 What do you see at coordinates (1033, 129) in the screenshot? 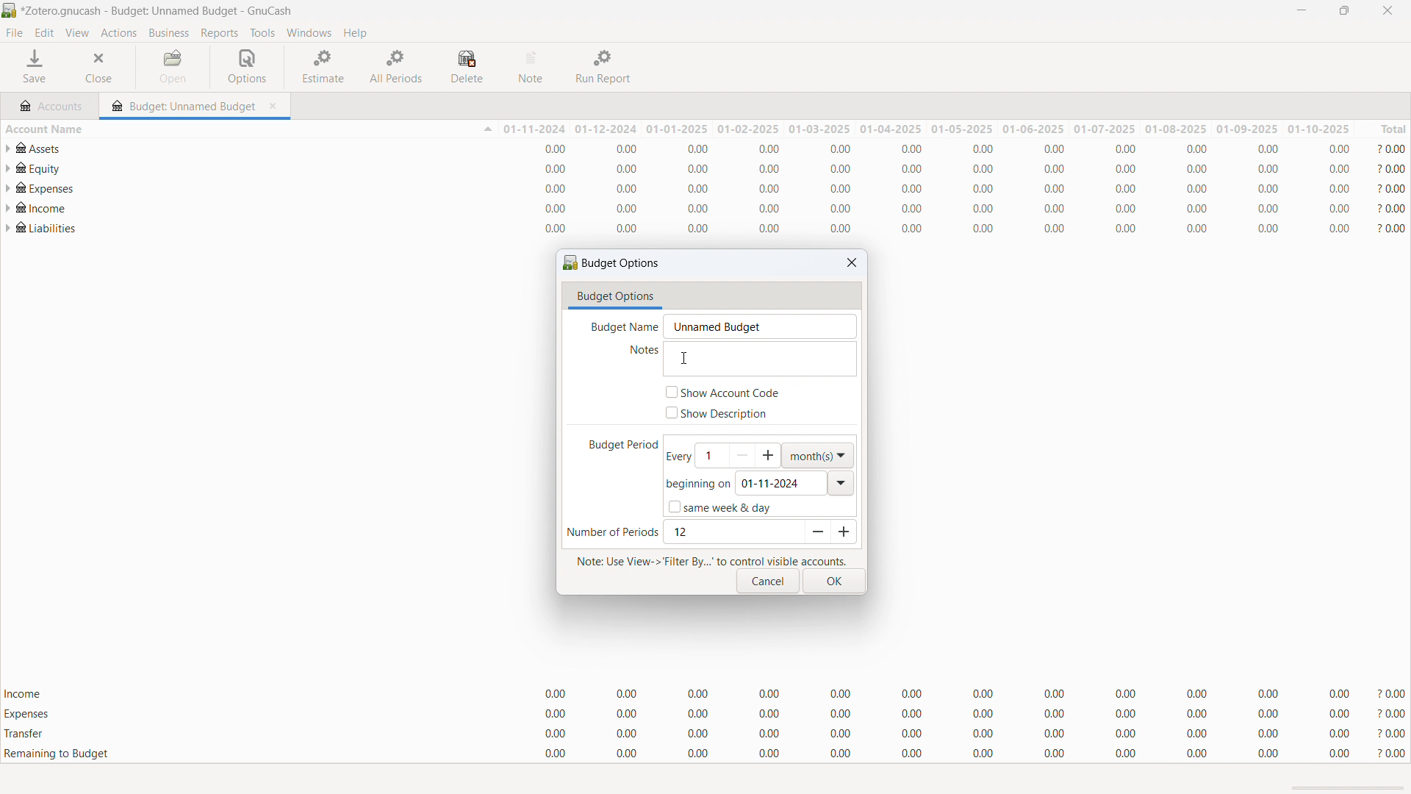
I see `01-06-2025` at bounding box center [1033, 129].